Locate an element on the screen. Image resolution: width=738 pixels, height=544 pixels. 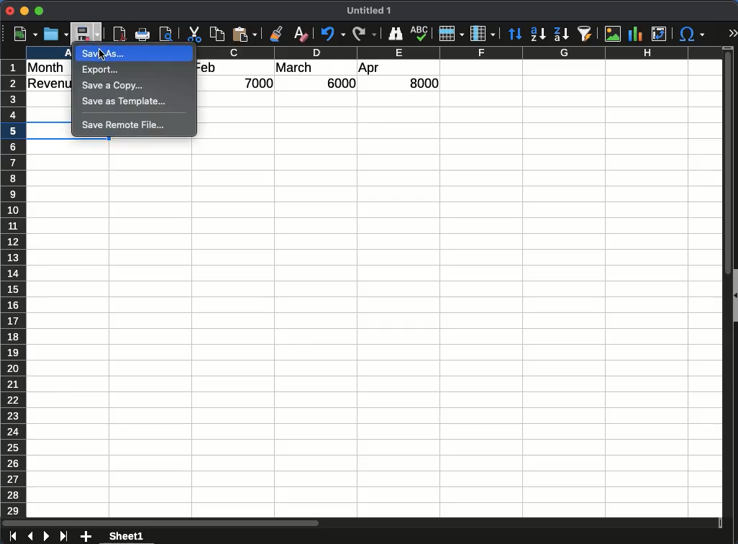
expand is located at coordinates (732, 33).